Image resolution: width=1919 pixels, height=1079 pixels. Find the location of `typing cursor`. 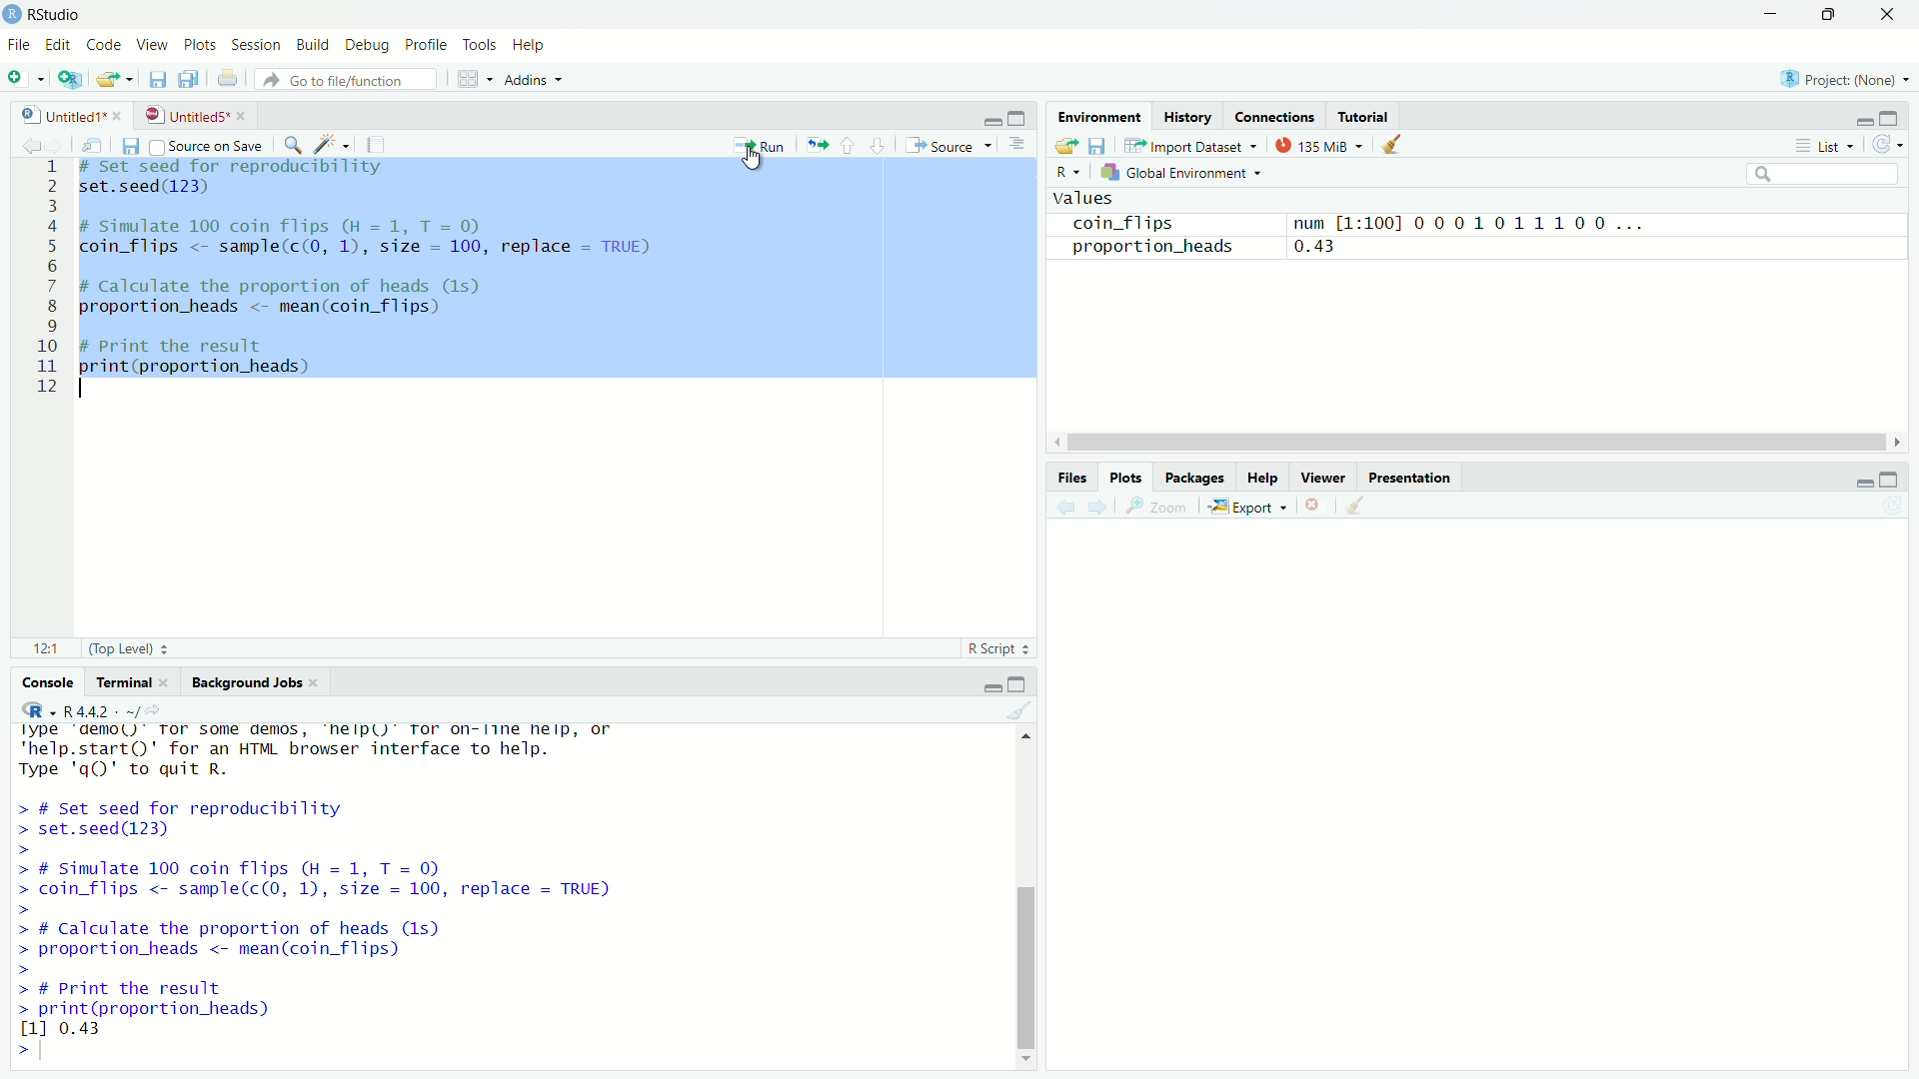

typing cursor is located at coordinates (49, 1049).